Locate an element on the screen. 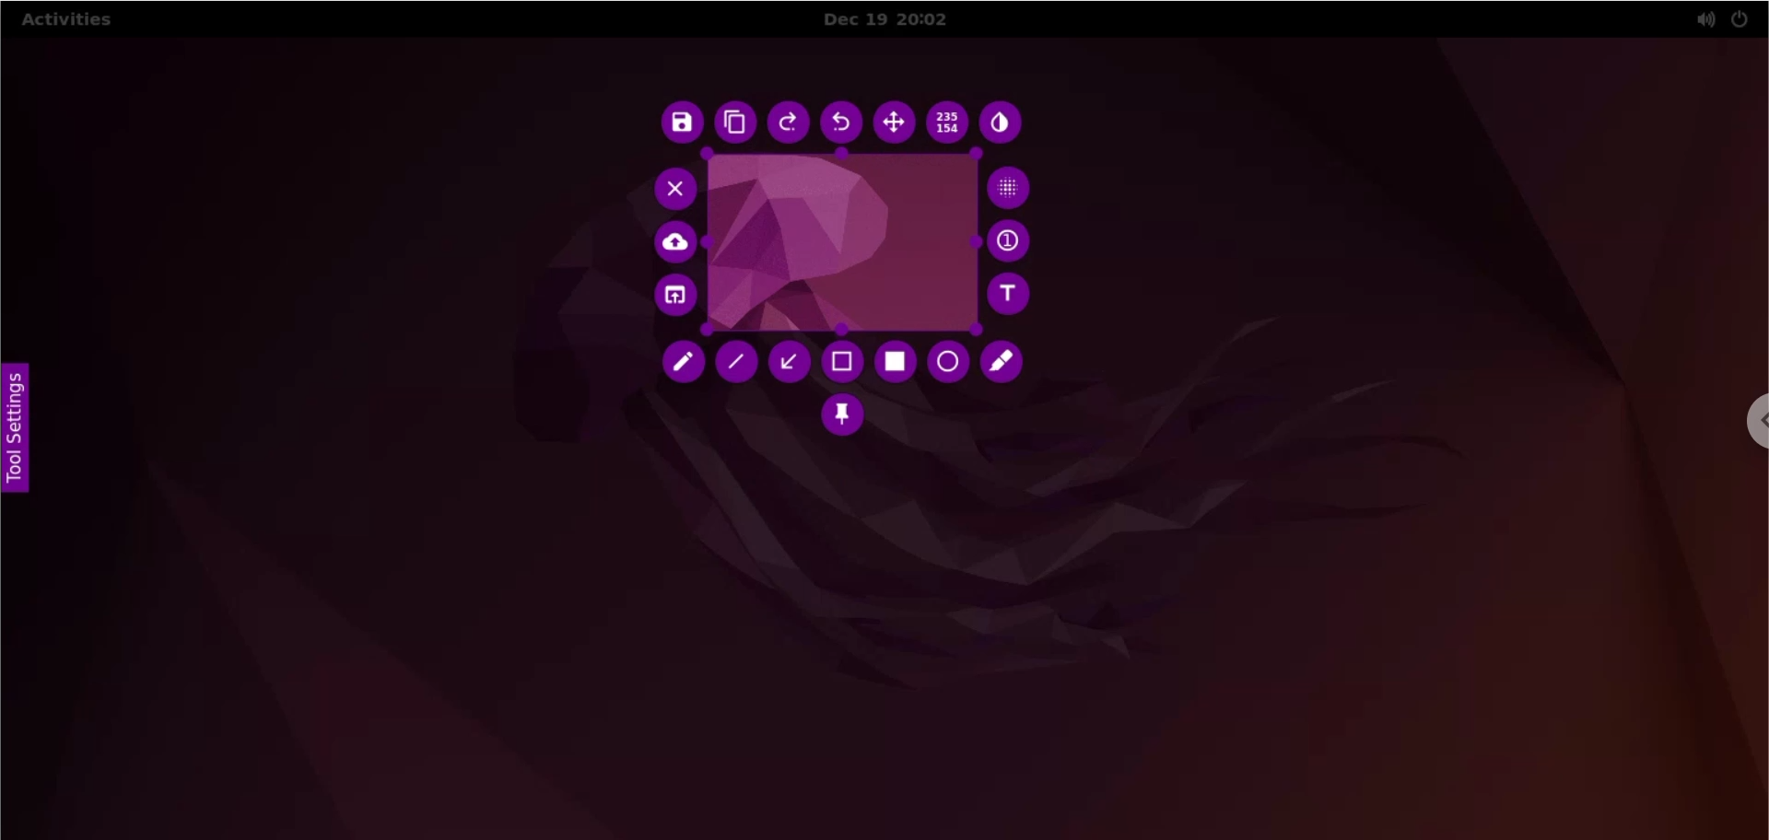  text is located at coordinates (1015, 296).